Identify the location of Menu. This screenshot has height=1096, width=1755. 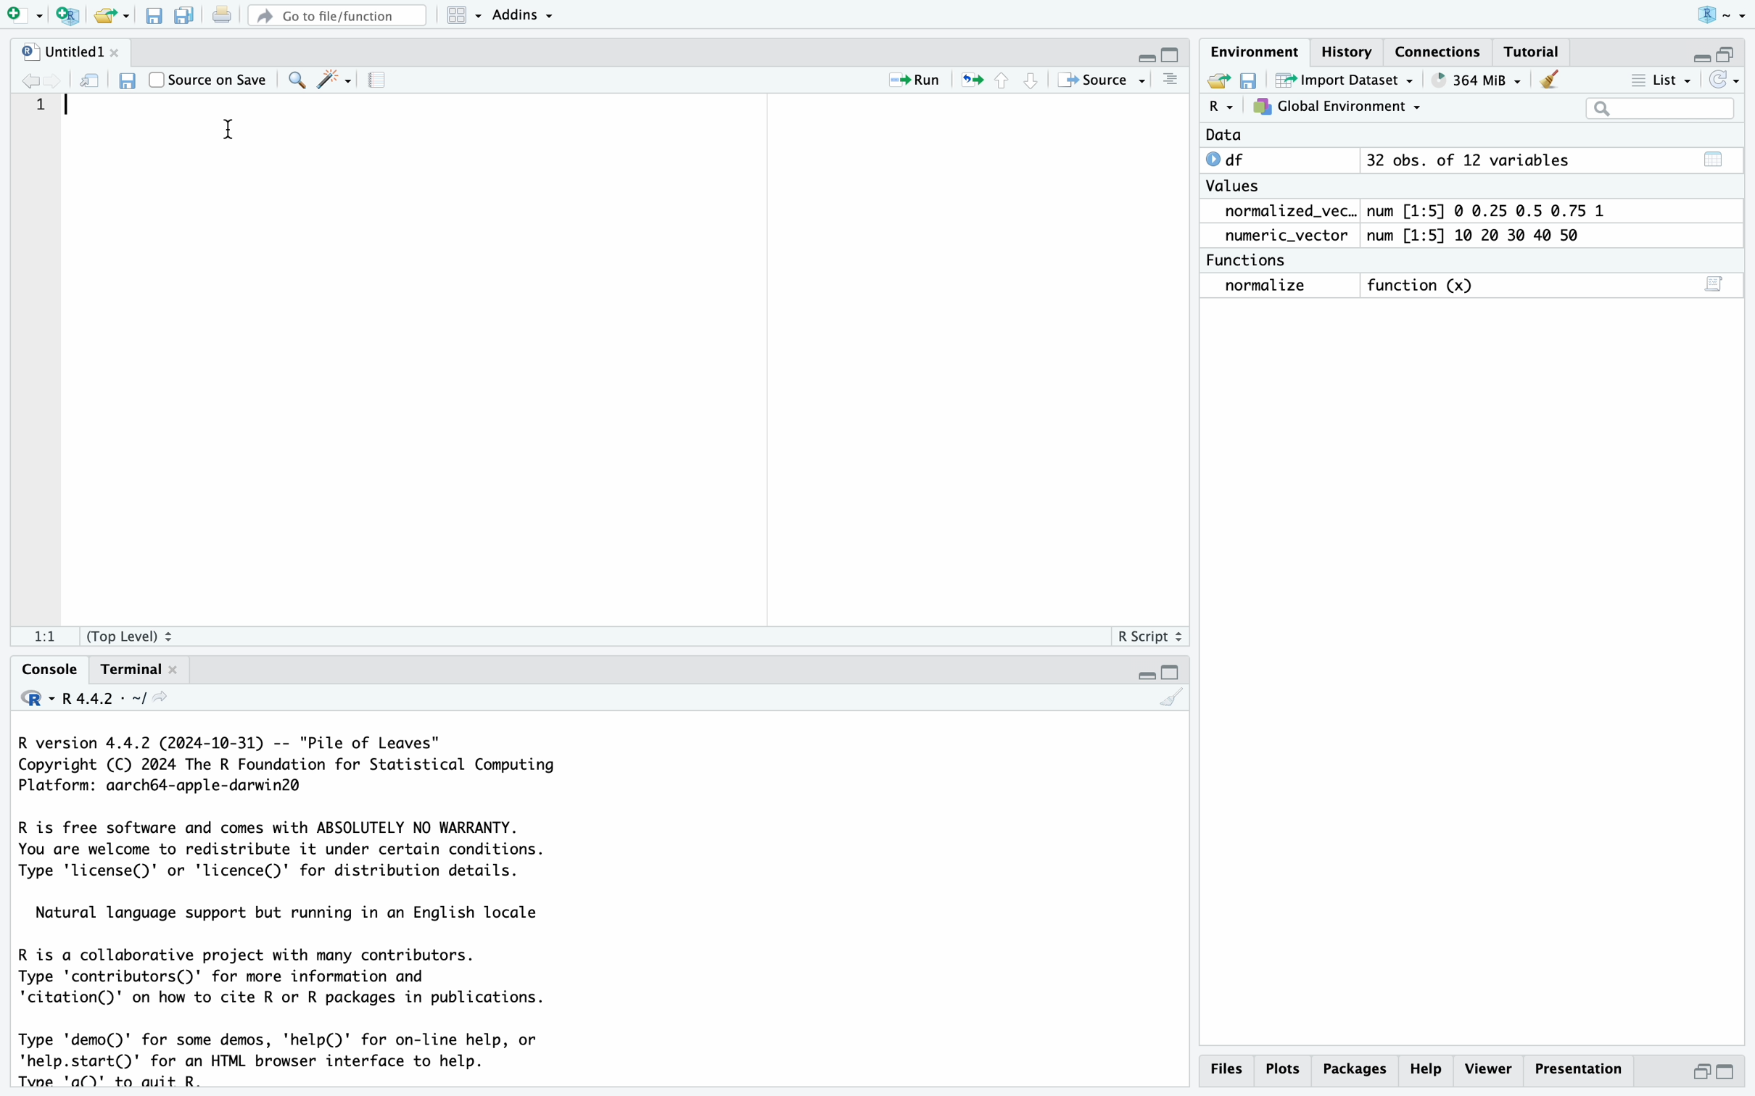
(465, 15).